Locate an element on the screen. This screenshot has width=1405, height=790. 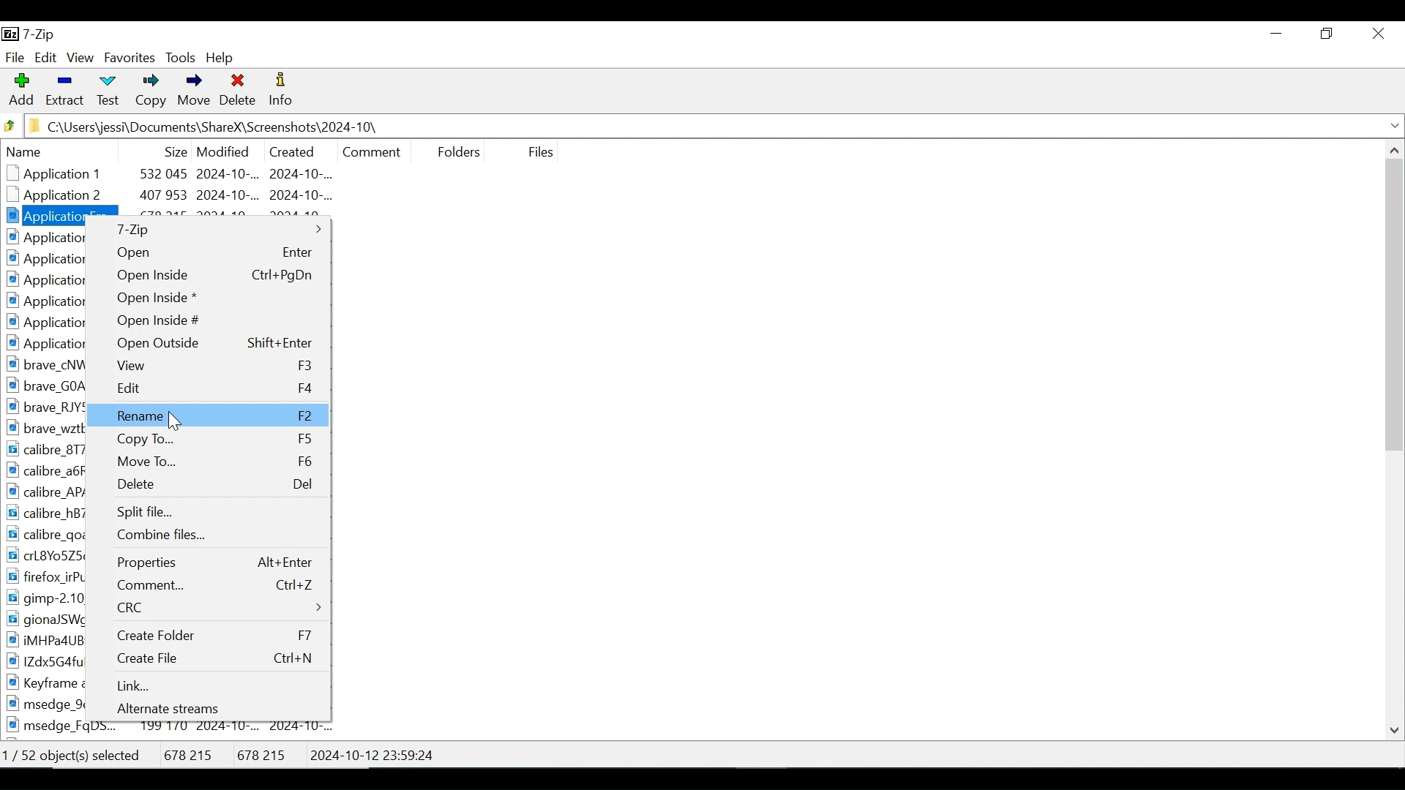
Scroll up is located at coordinates (1393, 148).